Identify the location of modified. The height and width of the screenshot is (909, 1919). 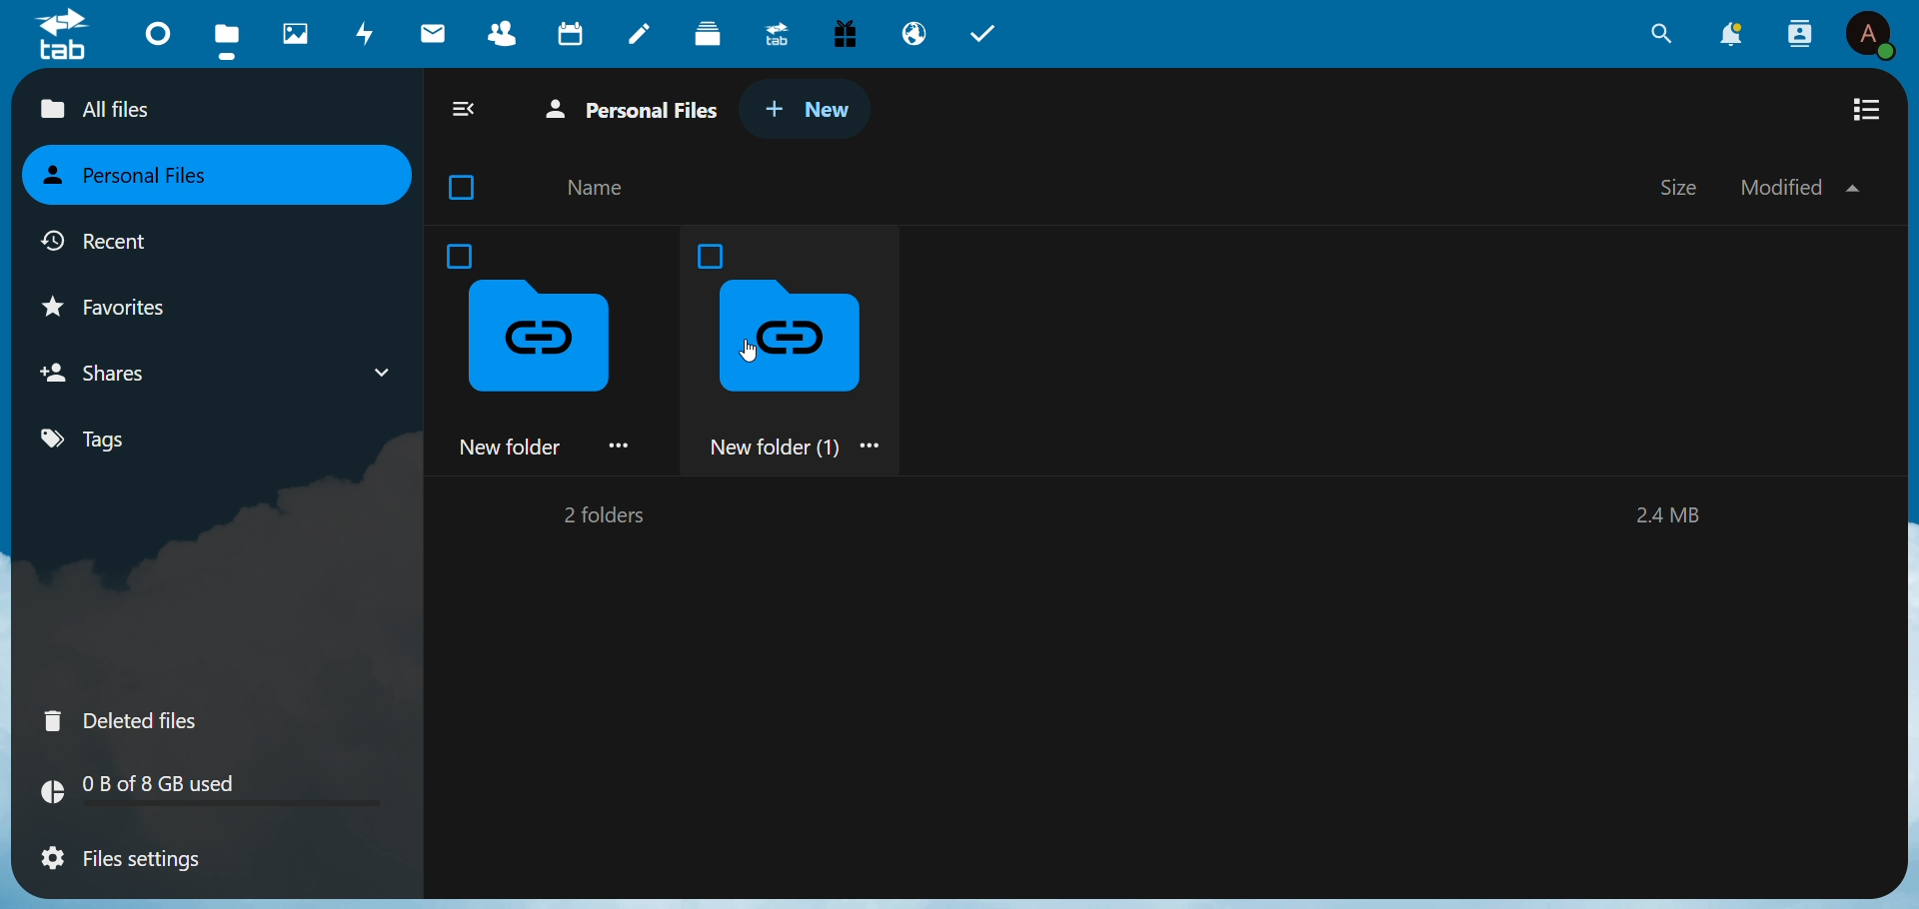
(1798, 187).